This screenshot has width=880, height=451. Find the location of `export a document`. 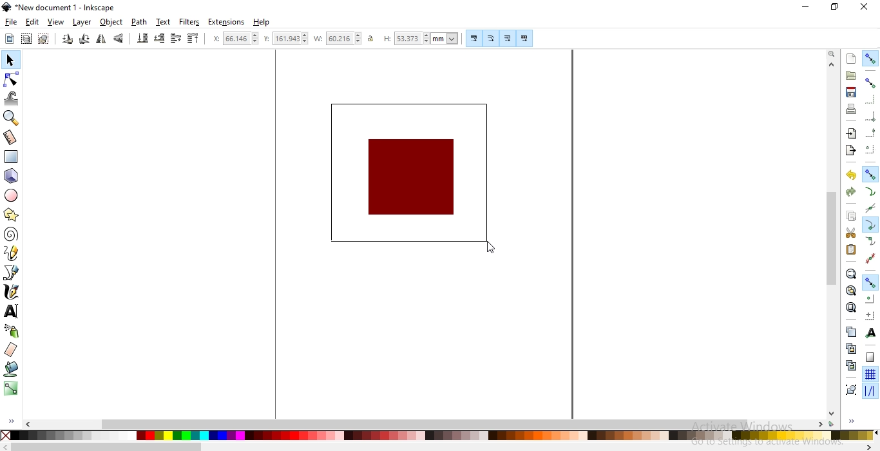

export a document is located at coordinates (853, 149).